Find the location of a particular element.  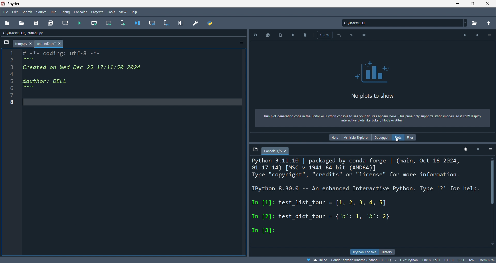

zoom percentage is located at coordinates (322, 35).